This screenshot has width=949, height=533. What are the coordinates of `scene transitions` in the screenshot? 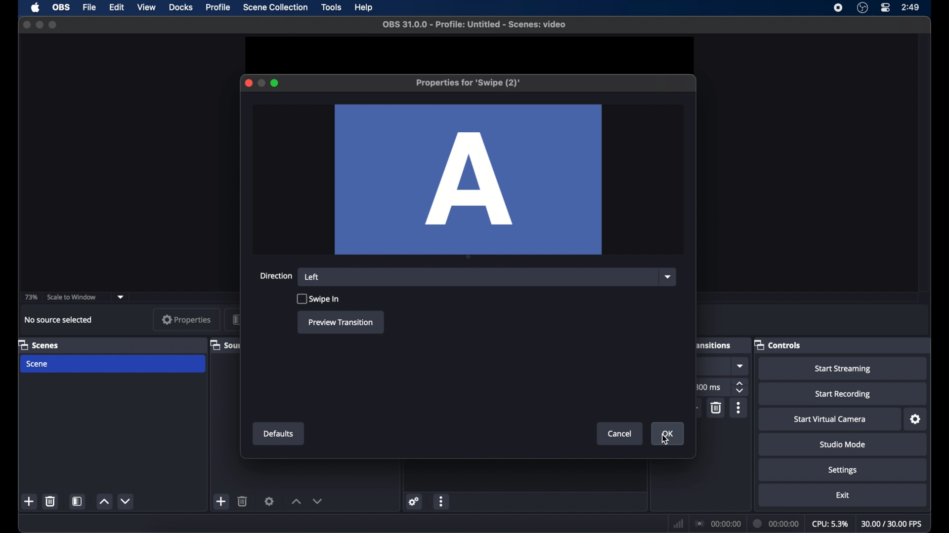 It's located at (714, 344).